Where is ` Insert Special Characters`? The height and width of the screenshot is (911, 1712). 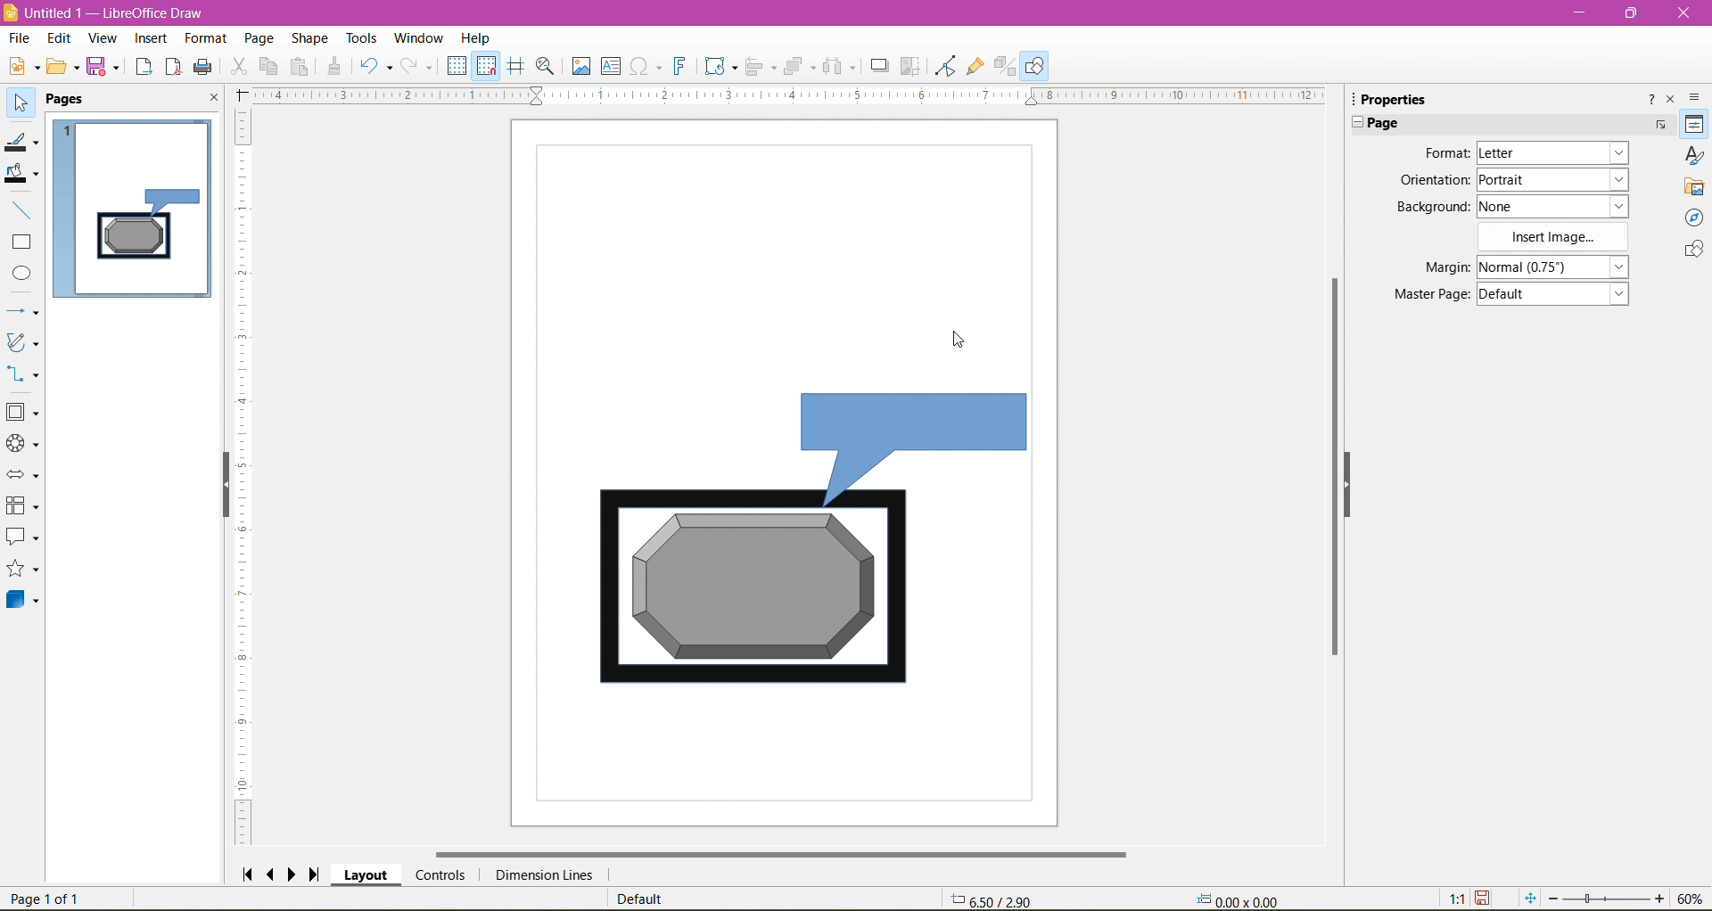  Insert Special Characters is located at coordinates (646, 67).